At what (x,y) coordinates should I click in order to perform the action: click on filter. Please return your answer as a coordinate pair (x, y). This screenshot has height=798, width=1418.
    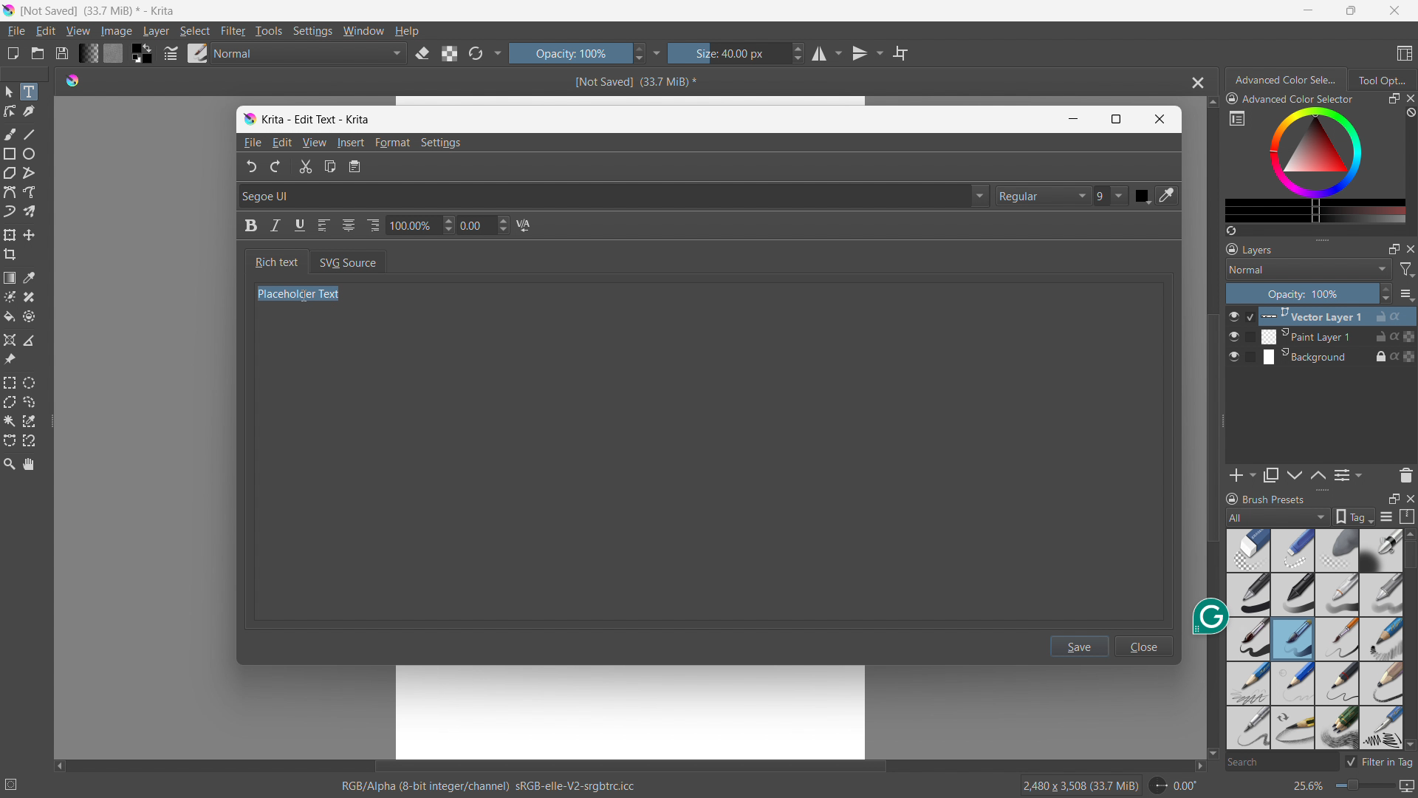
    Looking at the image, I should click on (1408, 270).